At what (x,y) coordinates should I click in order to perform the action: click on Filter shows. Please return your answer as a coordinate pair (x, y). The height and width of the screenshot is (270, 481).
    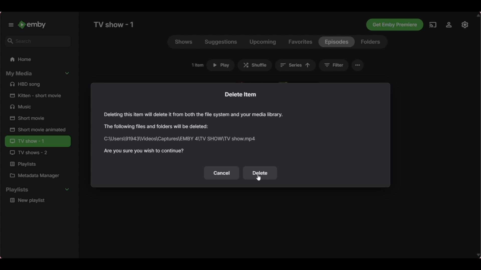
    Looking at the image, I should click on (334, 65).